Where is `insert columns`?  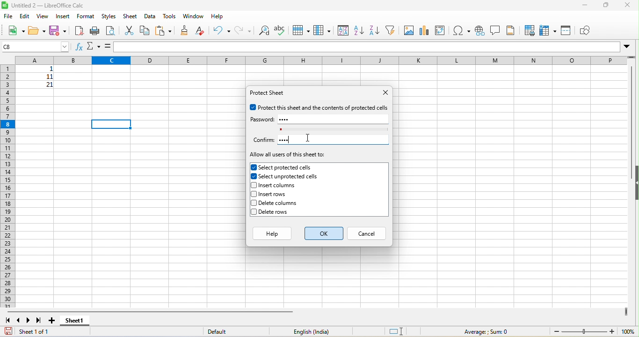 insert columns is located at coordinates (284, 184).